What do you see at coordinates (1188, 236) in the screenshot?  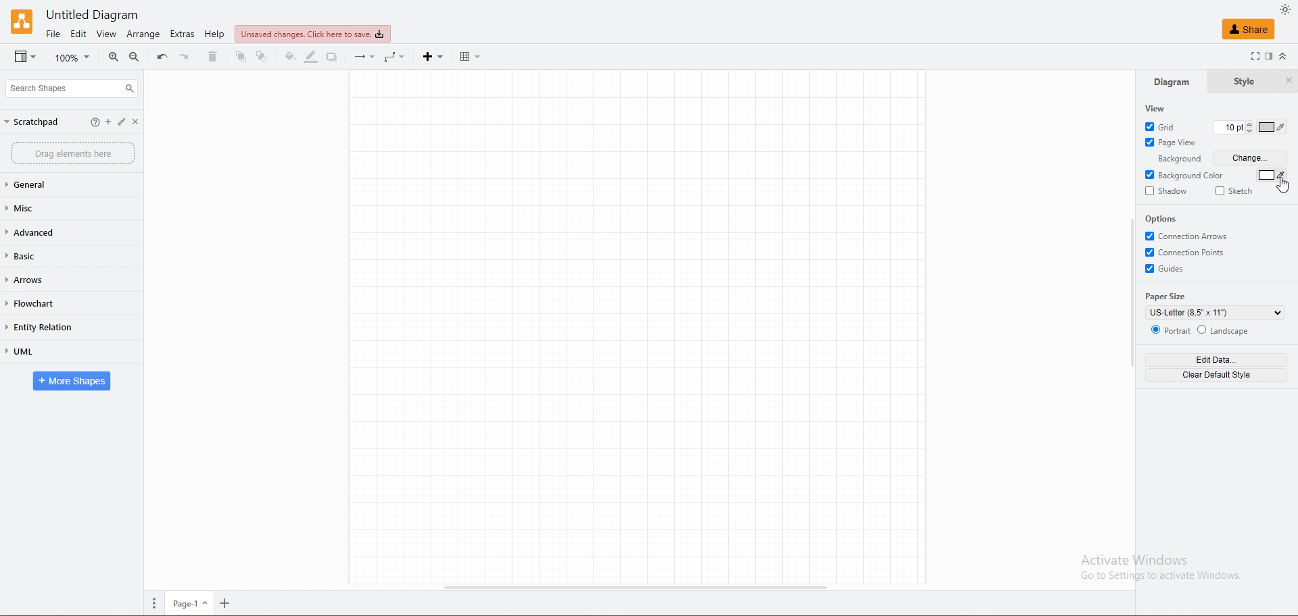 I see `connection arrows` at bounding box center [1188, 236].